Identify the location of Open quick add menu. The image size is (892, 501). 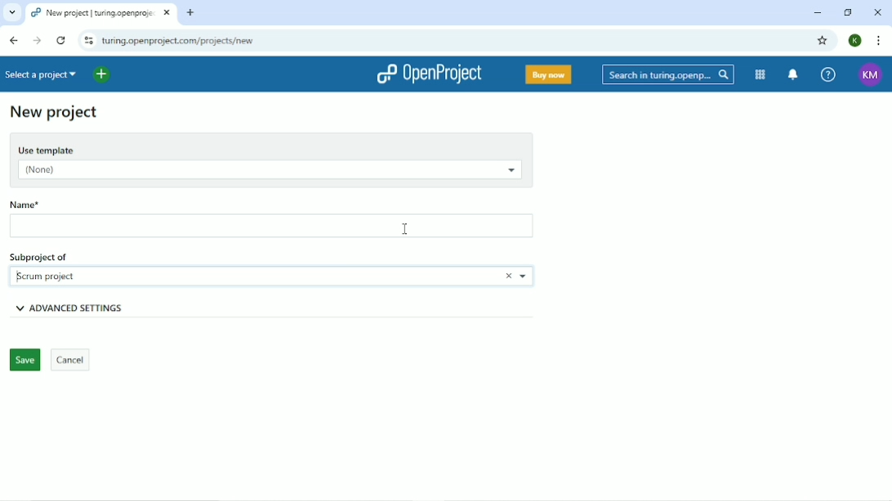
(103, 75).